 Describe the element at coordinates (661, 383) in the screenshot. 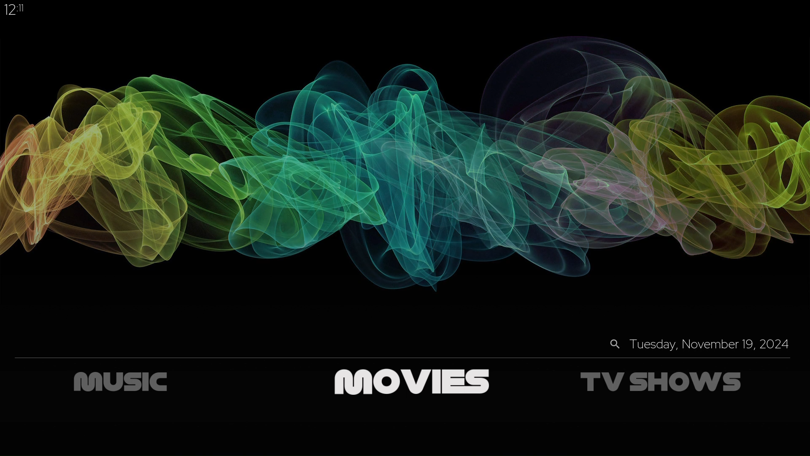

I see `tv shows` at that location.